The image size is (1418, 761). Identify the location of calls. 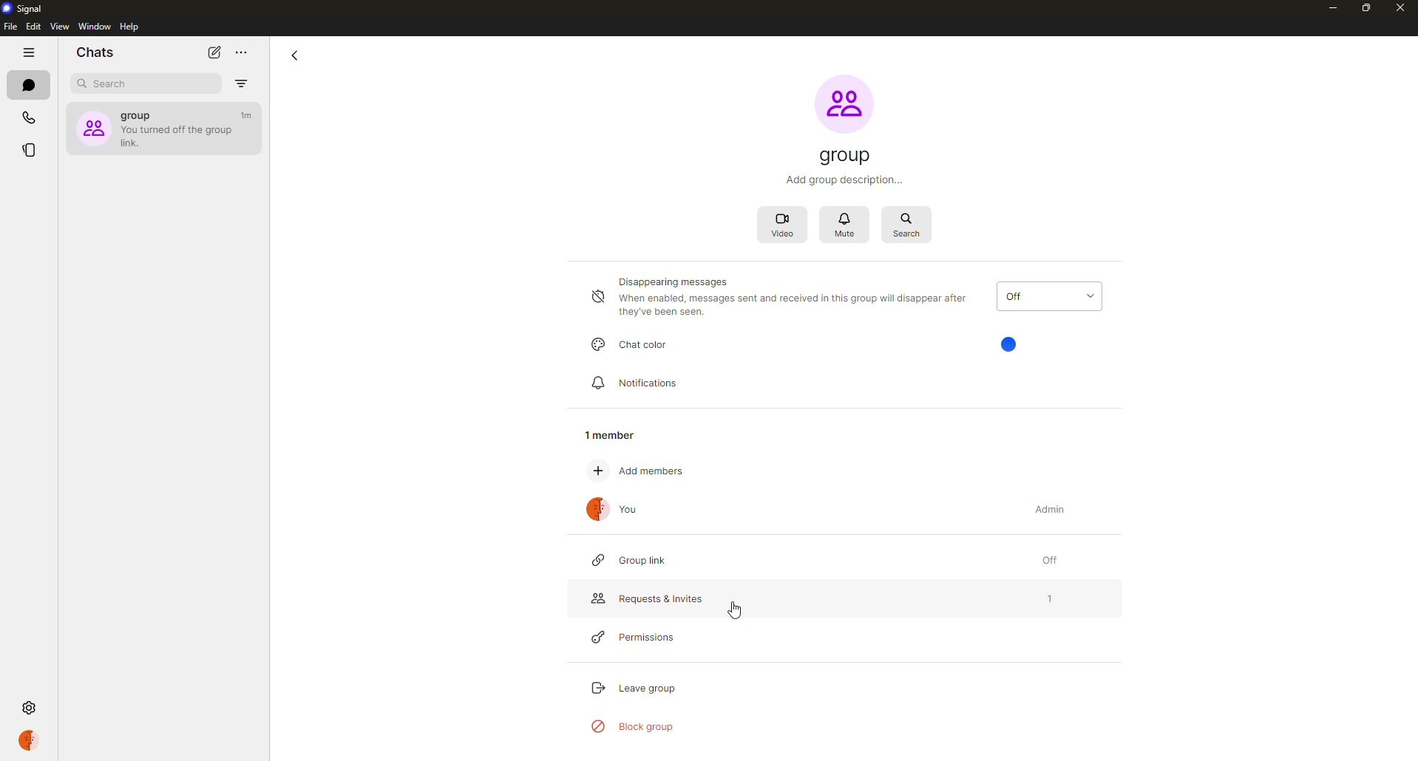
(27, 118).